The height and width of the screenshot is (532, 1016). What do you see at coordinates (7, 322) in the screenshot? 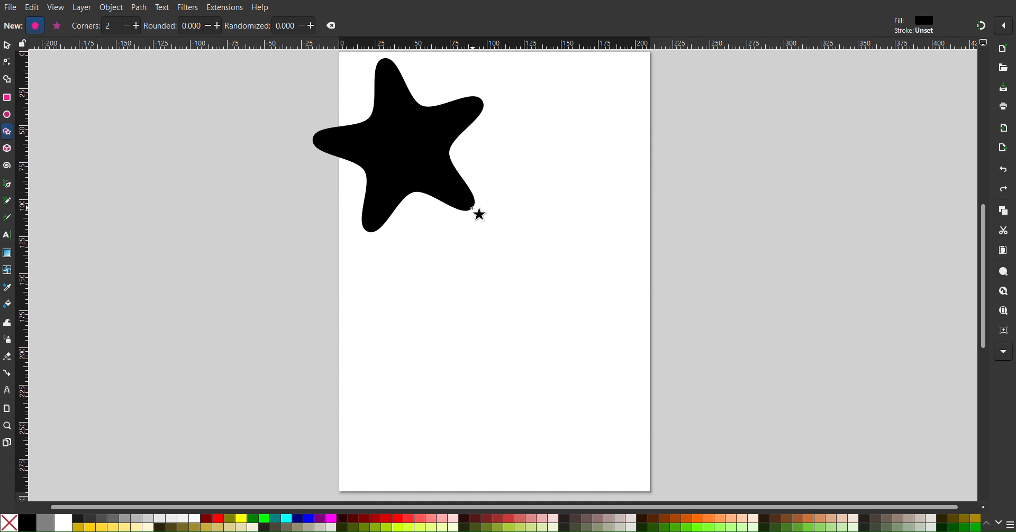
I see `Tweak Tool` at bounding box center [7, 322].